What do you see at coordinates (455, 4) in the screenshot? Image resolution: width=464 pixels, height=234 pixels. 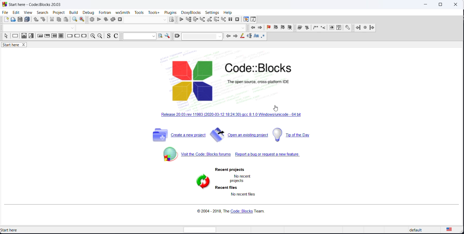 I see `close` at bounding box center [455, 4].